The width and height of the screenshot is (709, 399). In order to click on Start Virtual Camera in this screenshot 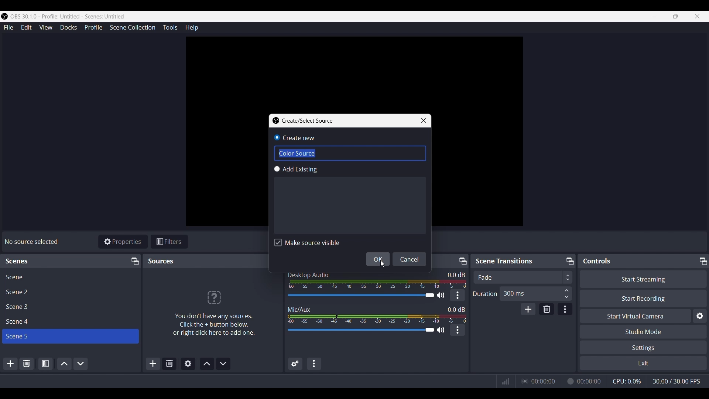, I will do `click(633, 316)`.